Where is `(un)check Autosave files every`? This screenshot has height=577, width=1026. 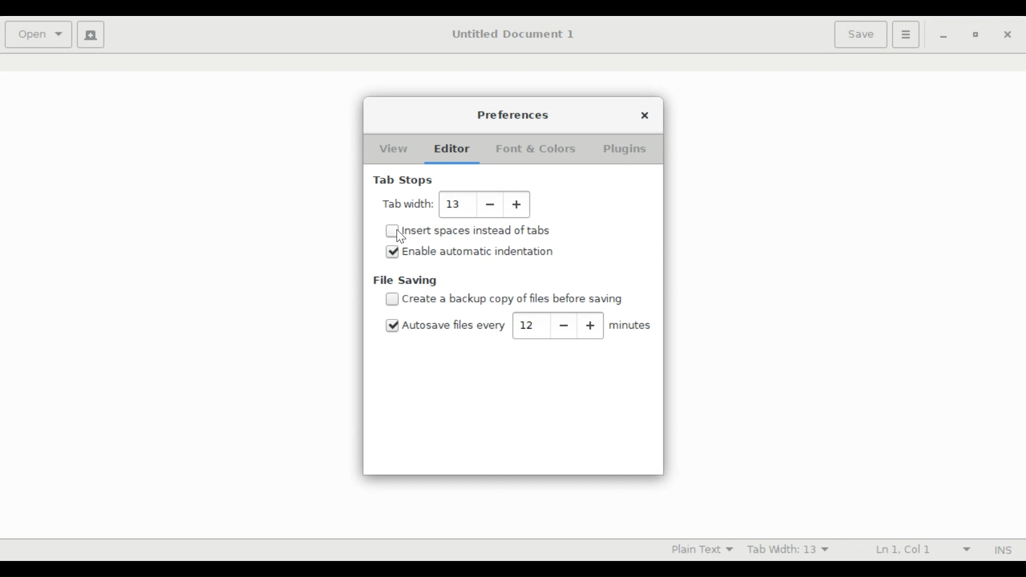
(un)check Autosave files every is located at coordinates (454, 325).